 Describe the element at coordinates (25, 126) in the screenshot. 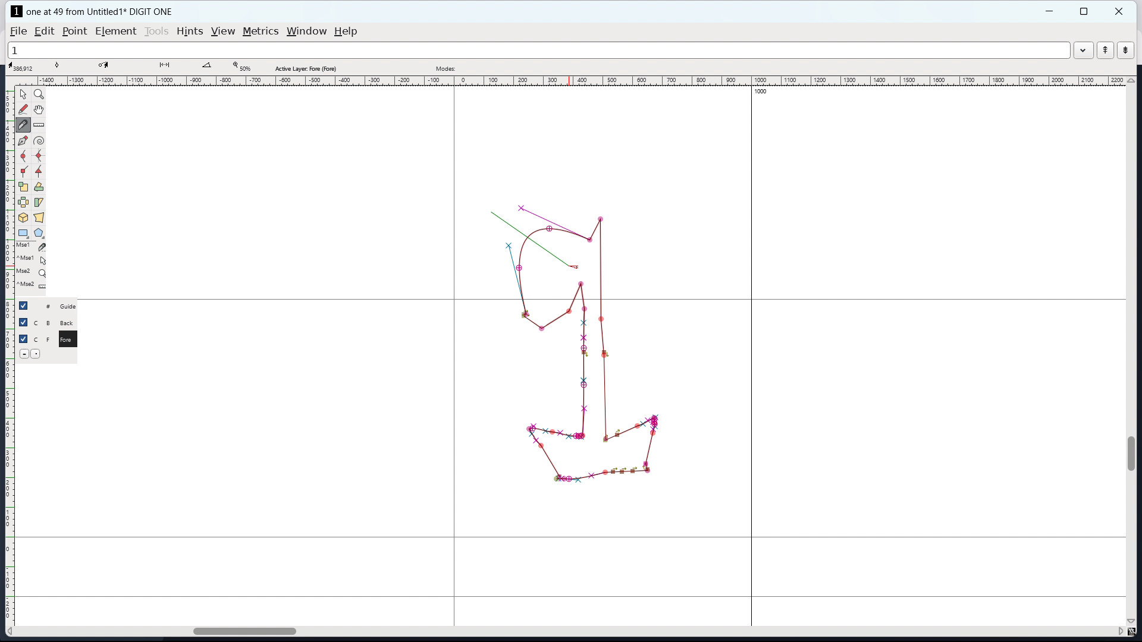

I see `cut splines in two` at that location.